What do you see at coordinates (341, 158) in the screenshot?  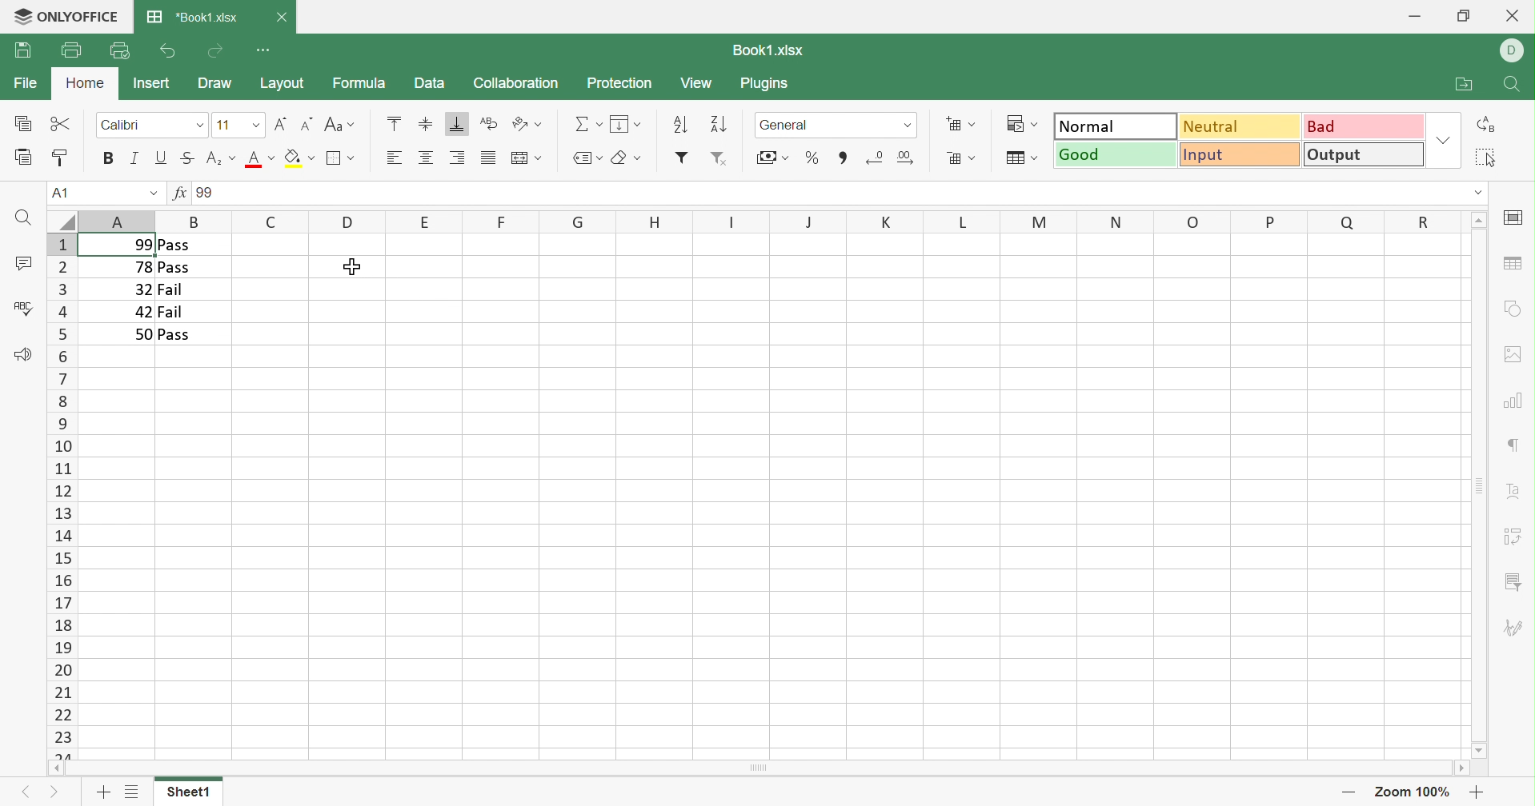 I see `Border` at bounding box center [341, 158].